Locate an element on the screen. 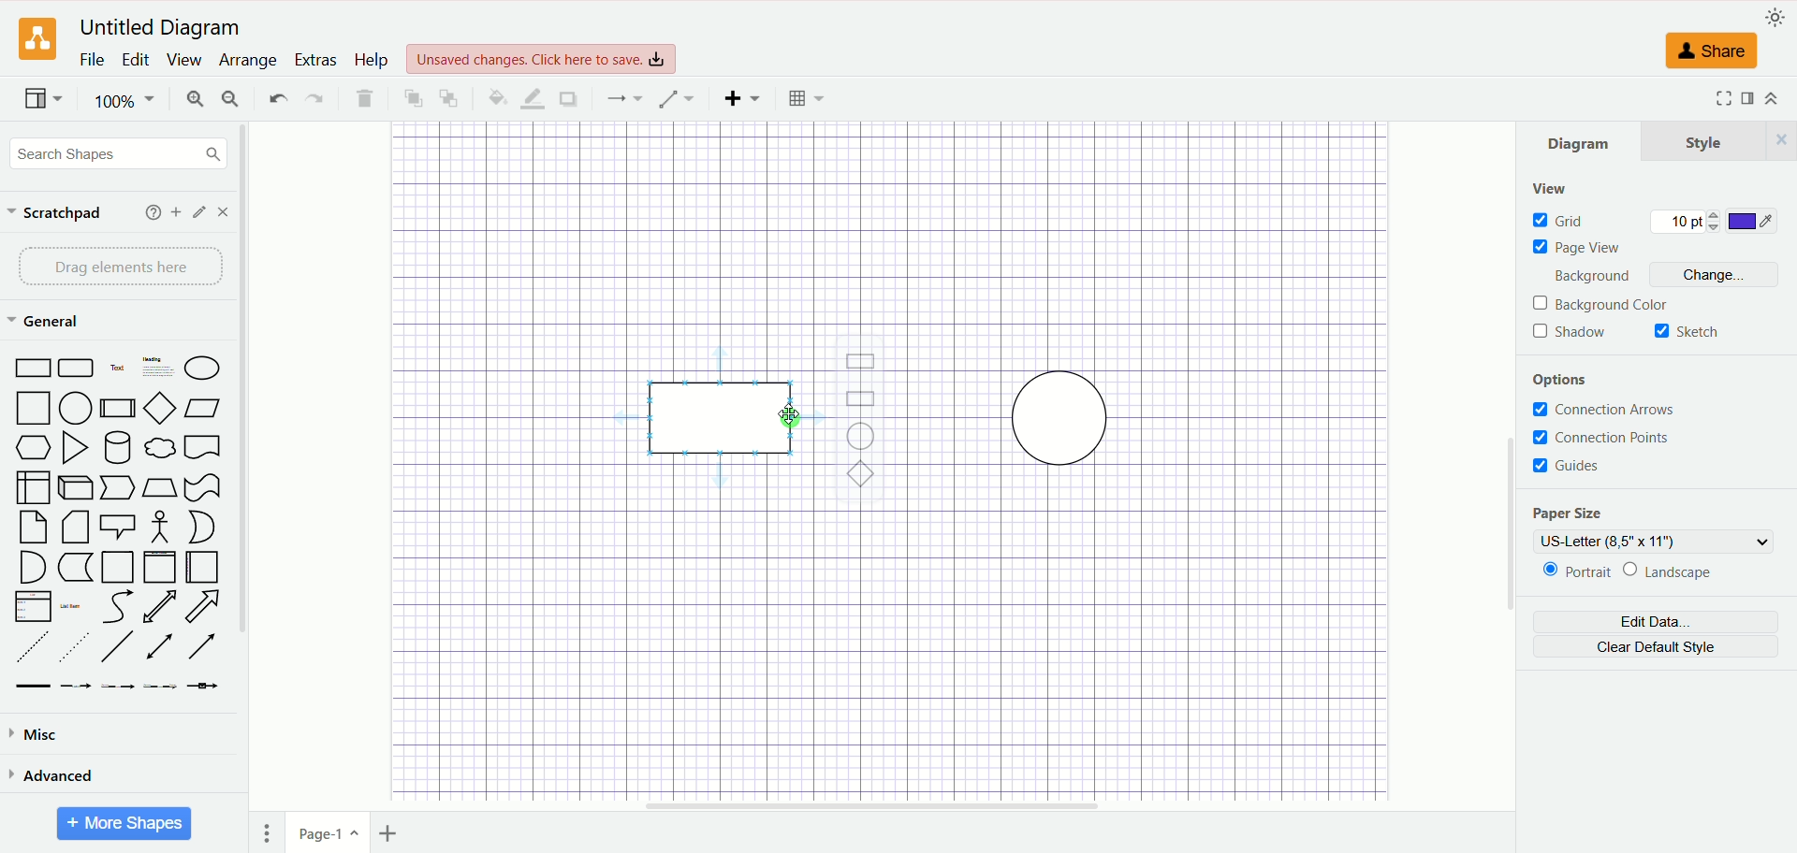 This screenshot has width=1797, height=853. Semicircle is located at coordinates (33, 567).